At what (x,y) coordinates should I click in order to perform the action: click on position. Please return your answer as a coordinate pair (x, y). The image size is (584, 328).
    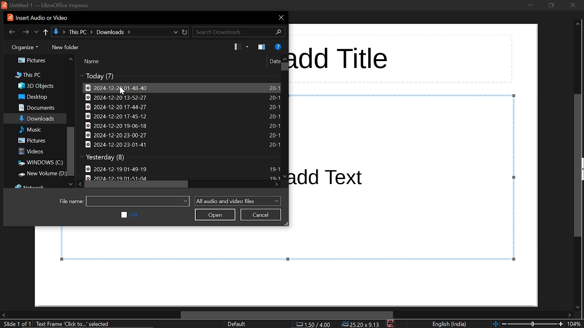
    Looking at the image, I should click on (361, 324).